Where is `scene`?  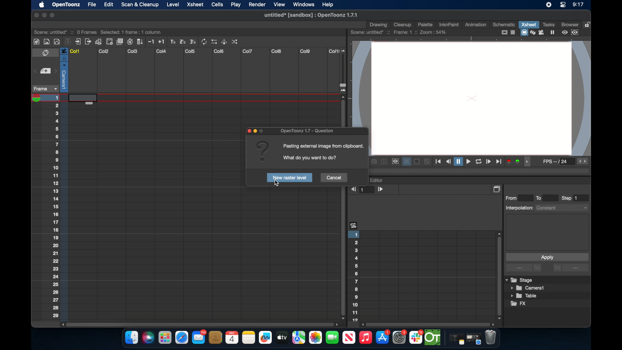 scene is located at coordinates (66, 31).